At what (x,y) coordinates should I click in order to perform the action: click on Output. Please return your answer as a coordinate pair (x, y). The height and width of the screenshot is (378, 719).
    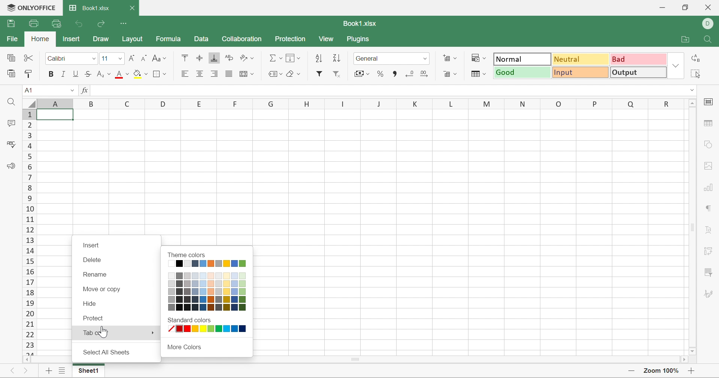
    Looking at the image, I should click on (637, 72).